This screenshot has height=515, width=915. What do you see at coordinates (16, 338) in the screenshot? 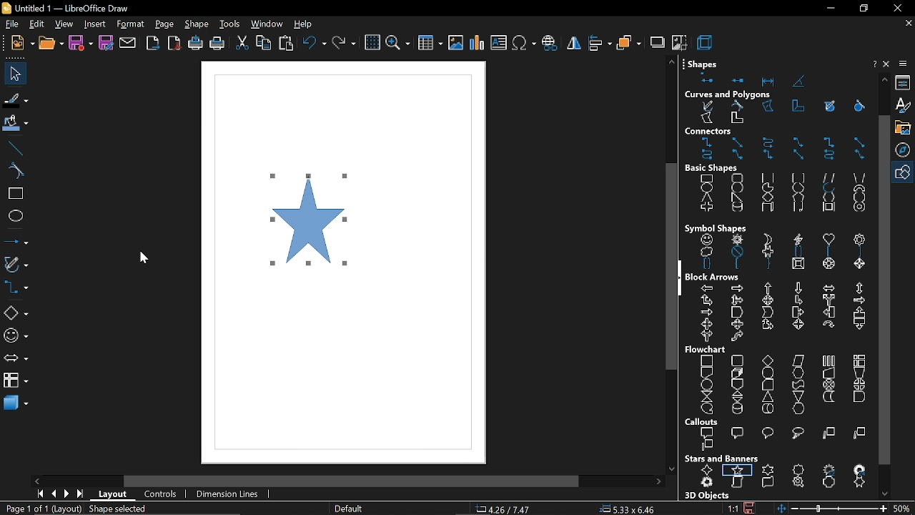
I see `symbol shapes` at bounding box center [16, 338].